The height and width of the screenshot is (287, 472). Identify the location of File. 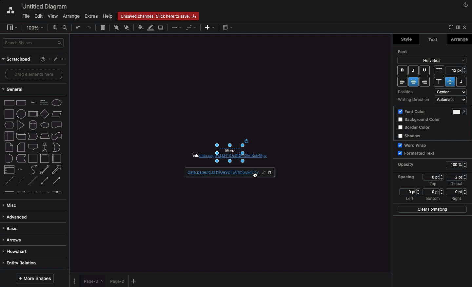
(25, 16).